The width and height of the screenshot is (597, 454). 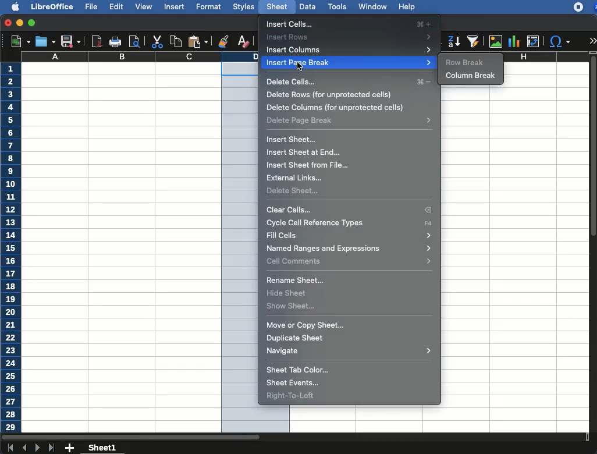 What do you see at coordinates (240, 248) in the screenshot?
I see `column selected` at bounding box center [240, 248].